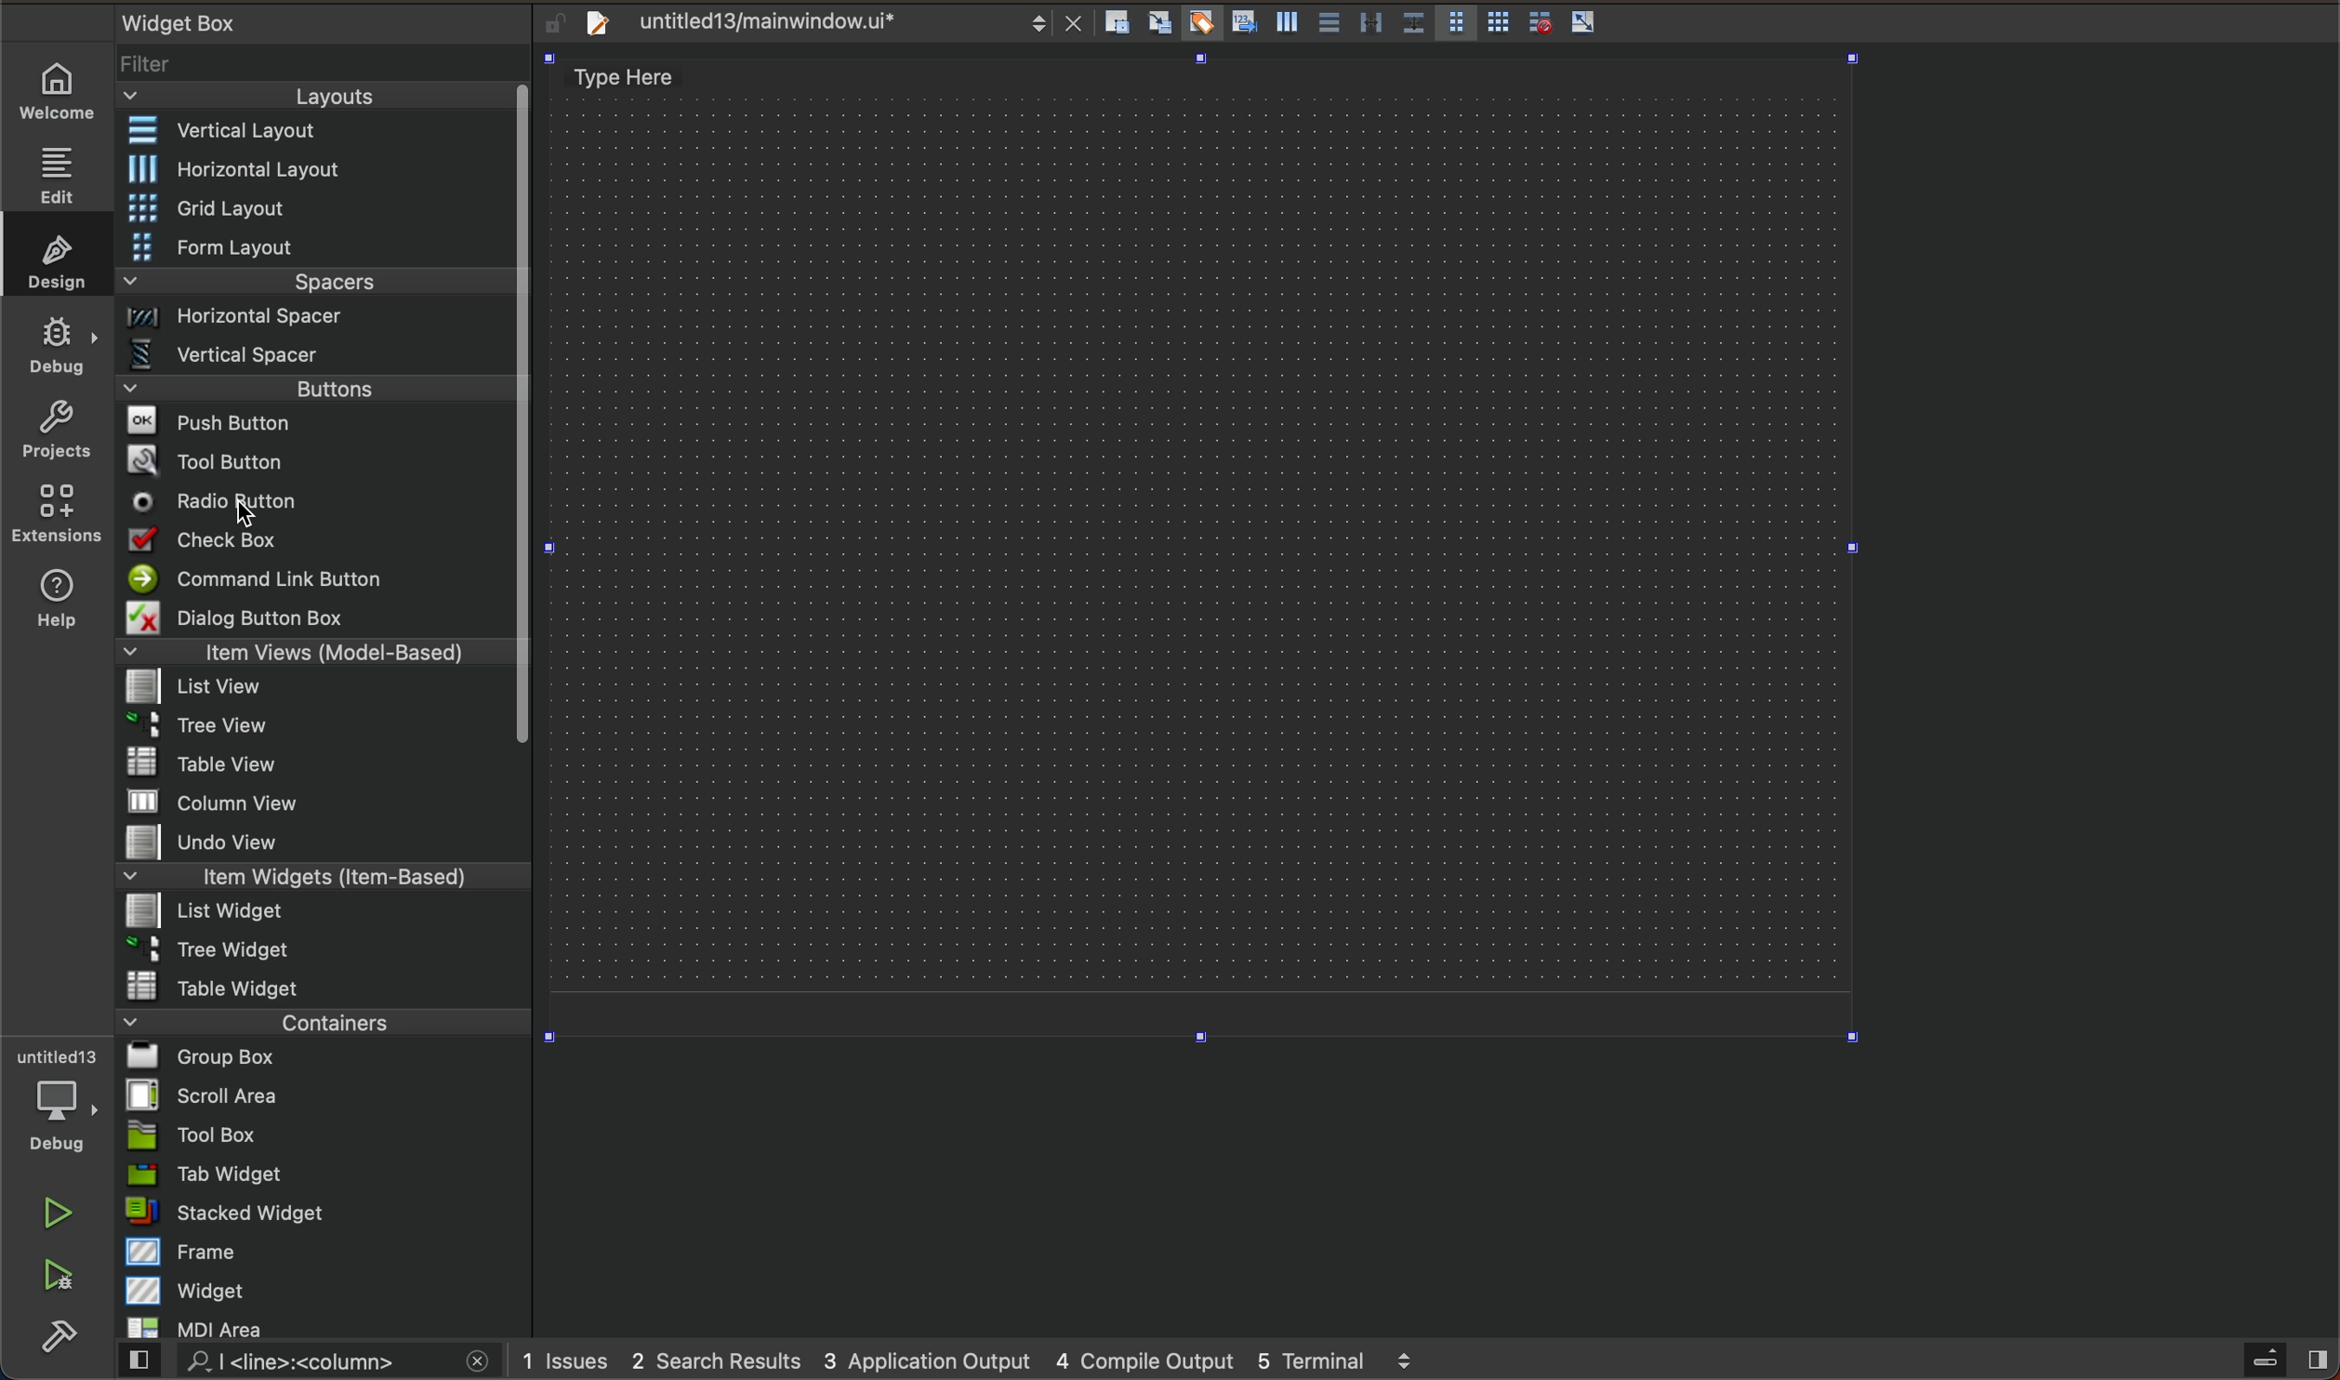 The image size is (2340, 1380). I want to click on , so click(313, 322).